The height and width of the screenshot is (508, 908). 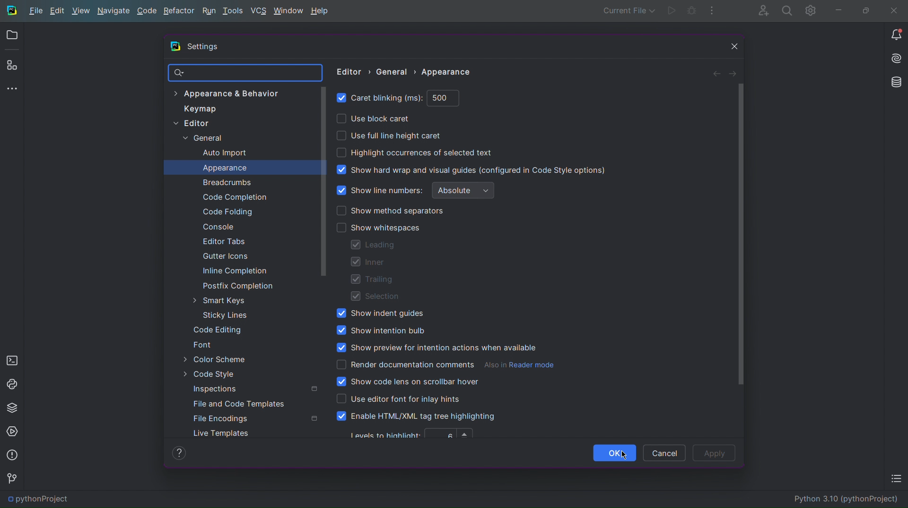 I want to click on Account, so click(x=759, y=10).